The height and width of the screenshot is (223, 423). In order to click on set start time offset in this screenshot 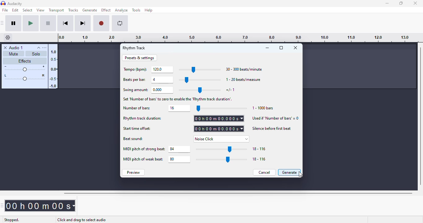, I will do `click(219, 129)`.